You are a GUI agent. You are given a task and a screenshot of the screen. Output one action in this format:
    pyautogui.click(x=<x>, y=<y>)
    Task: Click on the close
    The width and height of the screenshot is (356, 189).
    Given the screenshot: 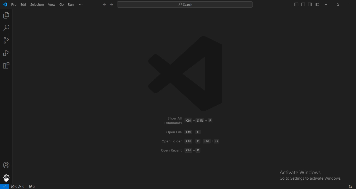 What is the action you would take?
    pyautogui.click(x=350, y=5)
    